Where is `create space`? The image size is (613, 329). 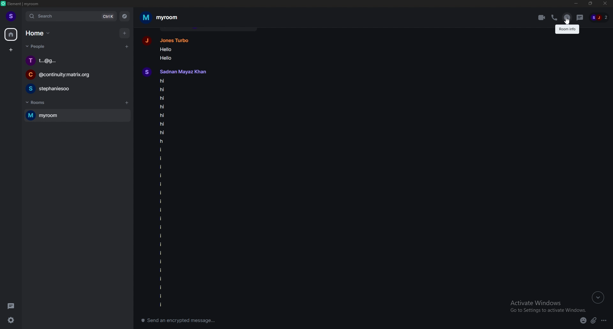
create space is located at coordinates (11, 50).